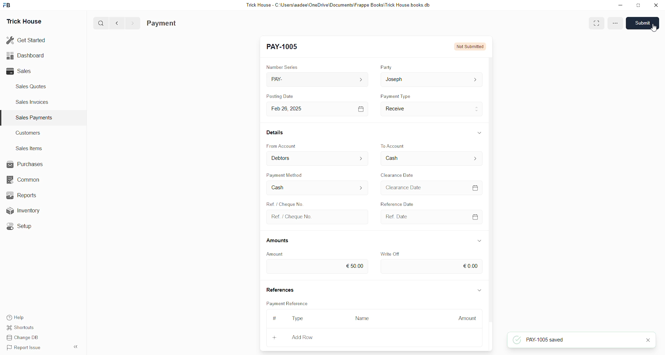  Describe the element at coordinates (275, 254) in the screenshot. I see `Amount` at that location.